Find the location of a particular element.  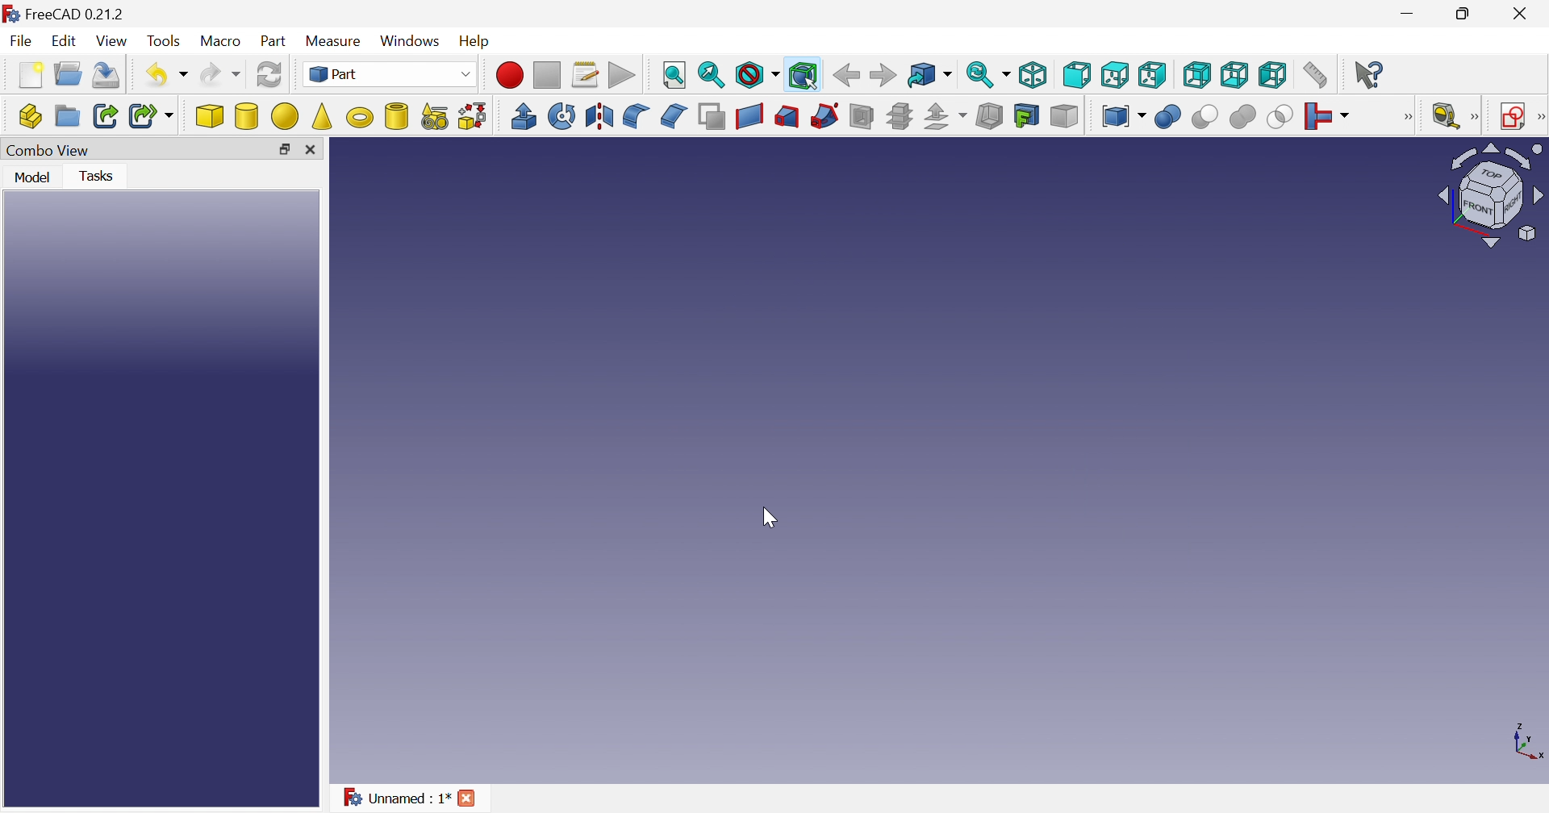

Restore down is located at coordinates (284, 152).